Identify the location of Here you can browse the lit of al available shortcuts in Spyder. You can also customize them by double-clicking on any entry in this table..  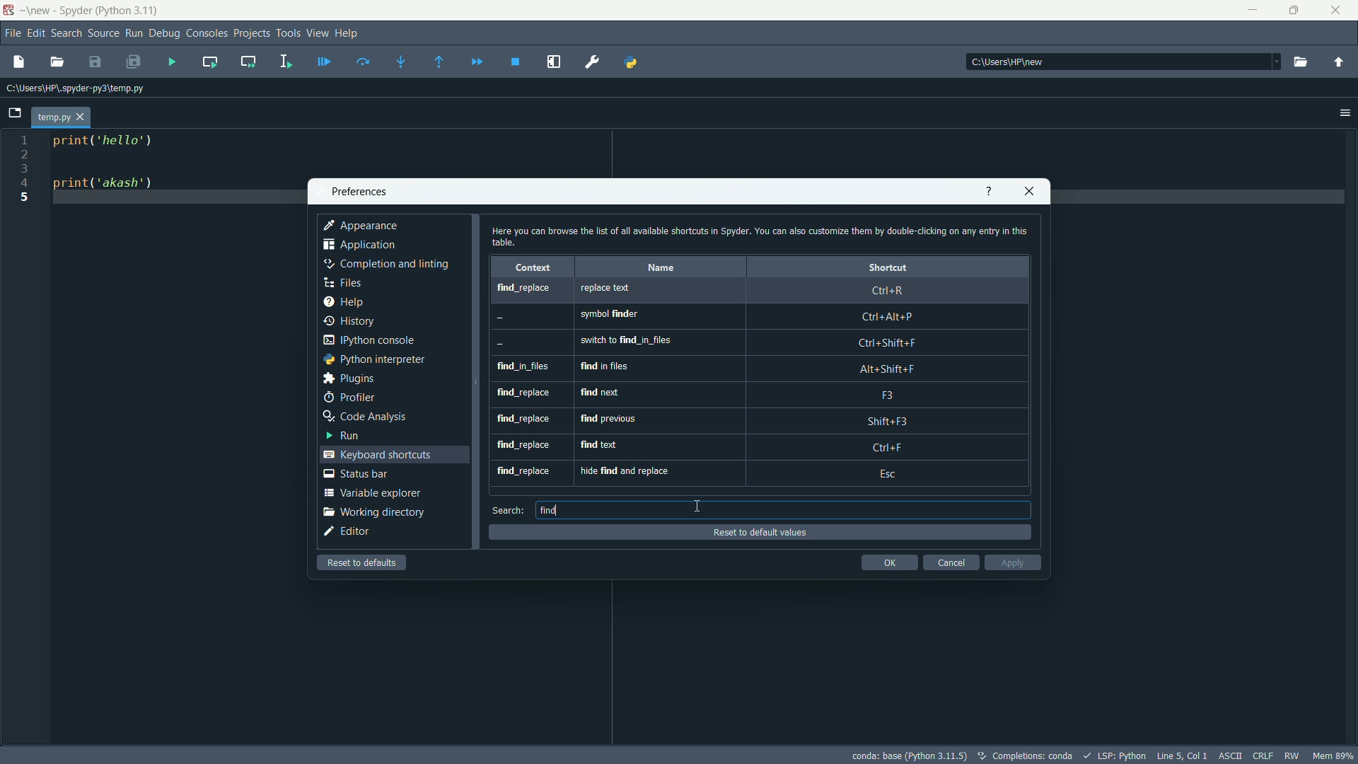
(760, 235).